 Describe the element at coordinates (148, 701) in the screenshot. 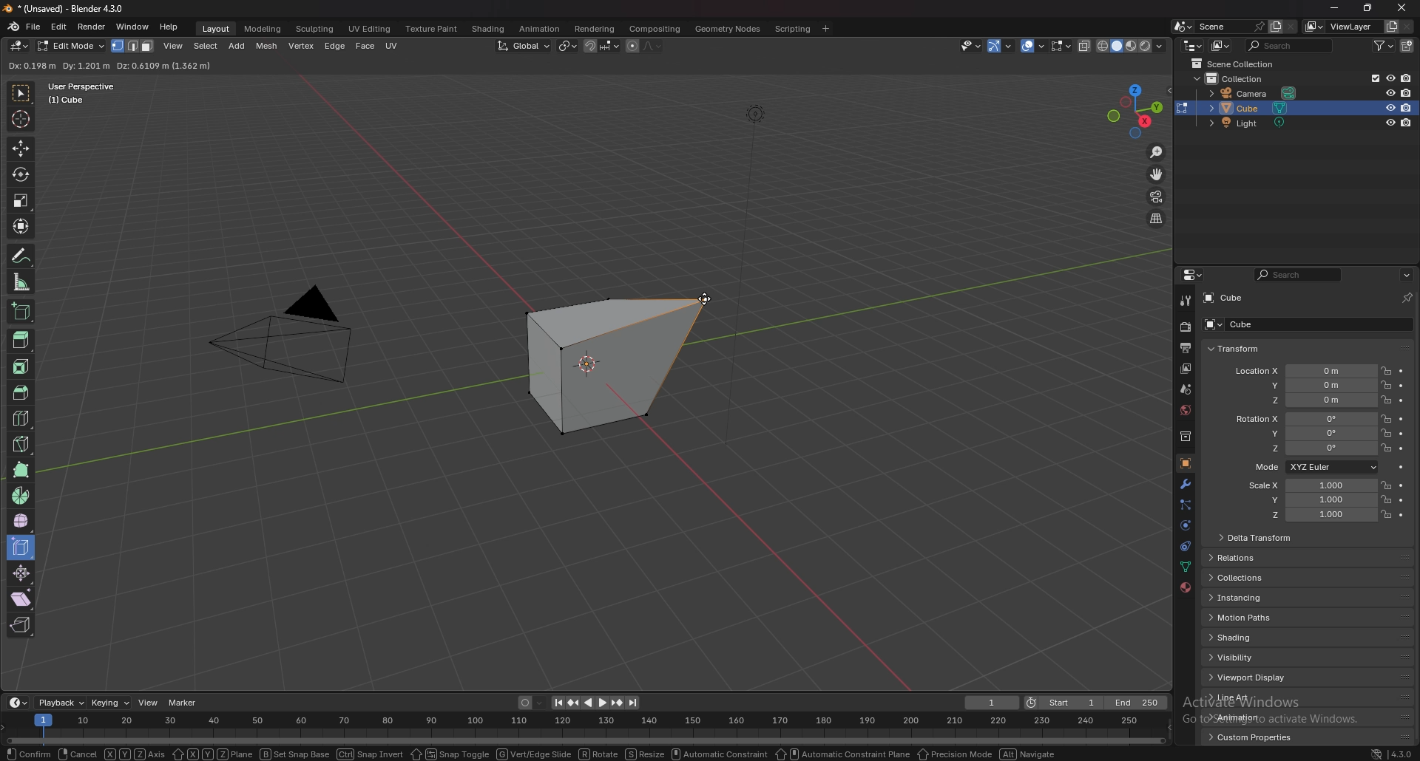

I see `view` at that location.